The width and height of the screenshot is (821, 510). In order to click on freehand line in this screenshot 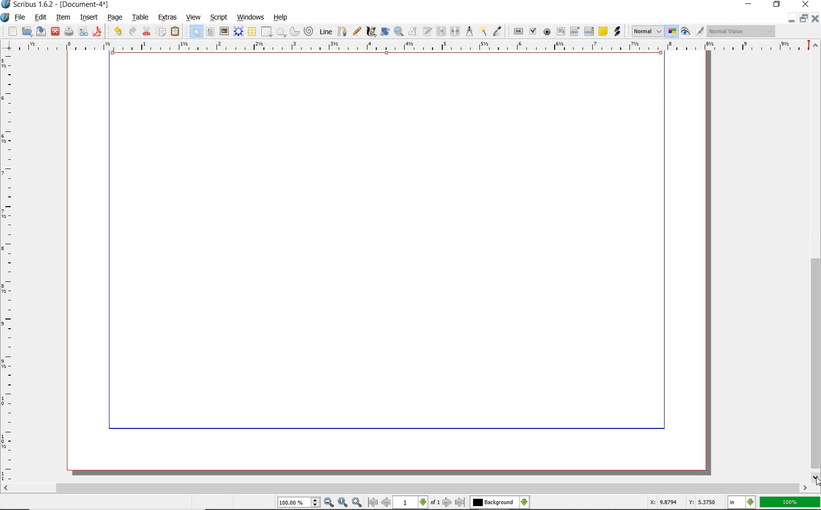, I will do `click(358, 32)`.